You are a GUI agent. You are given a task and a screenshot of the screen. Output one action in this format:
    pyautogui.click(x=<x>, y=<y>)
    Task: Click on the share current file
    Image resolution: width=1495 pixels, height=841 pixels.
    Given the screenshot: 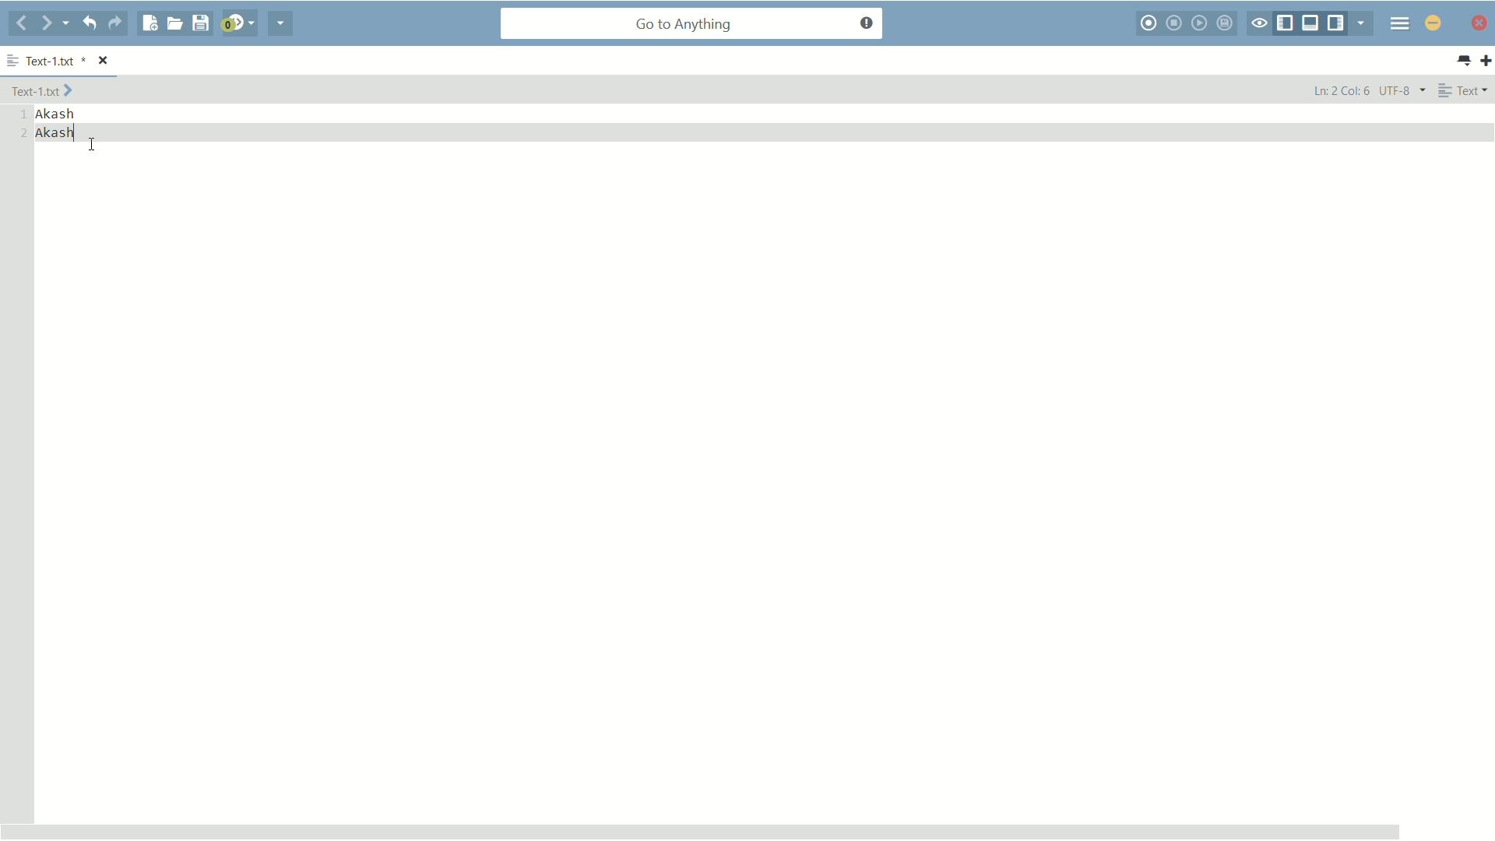 What is the action you would take?
    pyautogui.click(x=280, y=25)
    